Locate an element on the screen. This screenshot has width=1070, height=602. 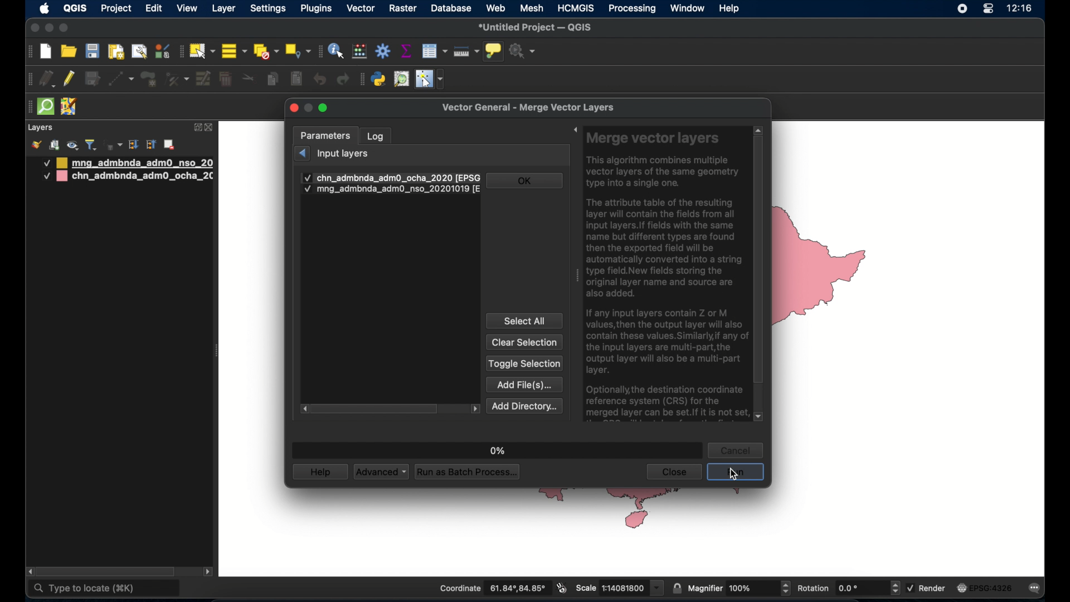
QGIS is located at coordinates (74, 8).